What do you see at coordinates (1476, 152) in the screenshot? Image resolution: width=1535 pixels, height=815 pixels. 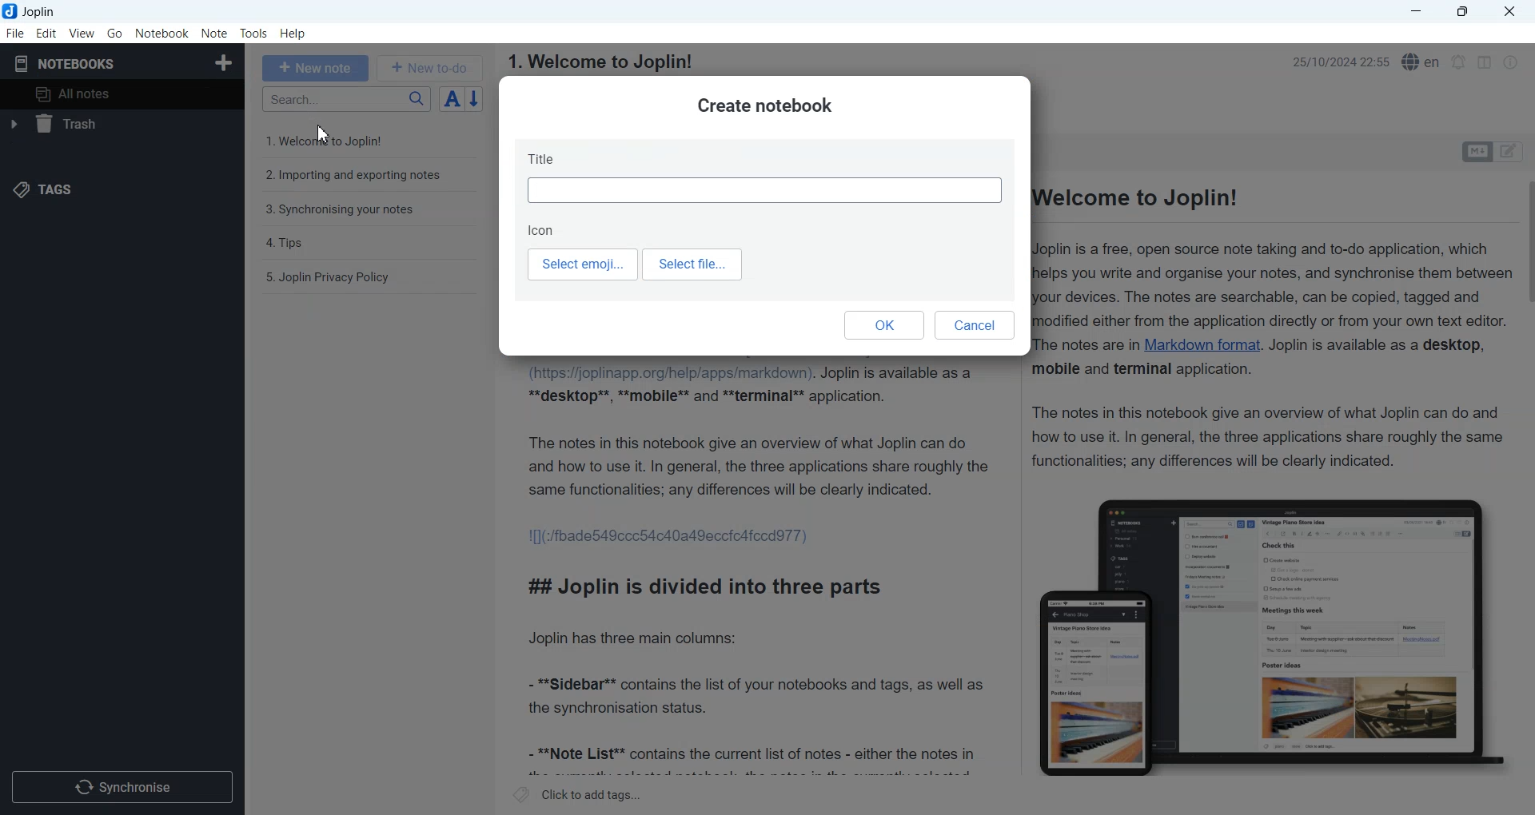 I see `Toggle editors` at bounding box center [1476, 152].